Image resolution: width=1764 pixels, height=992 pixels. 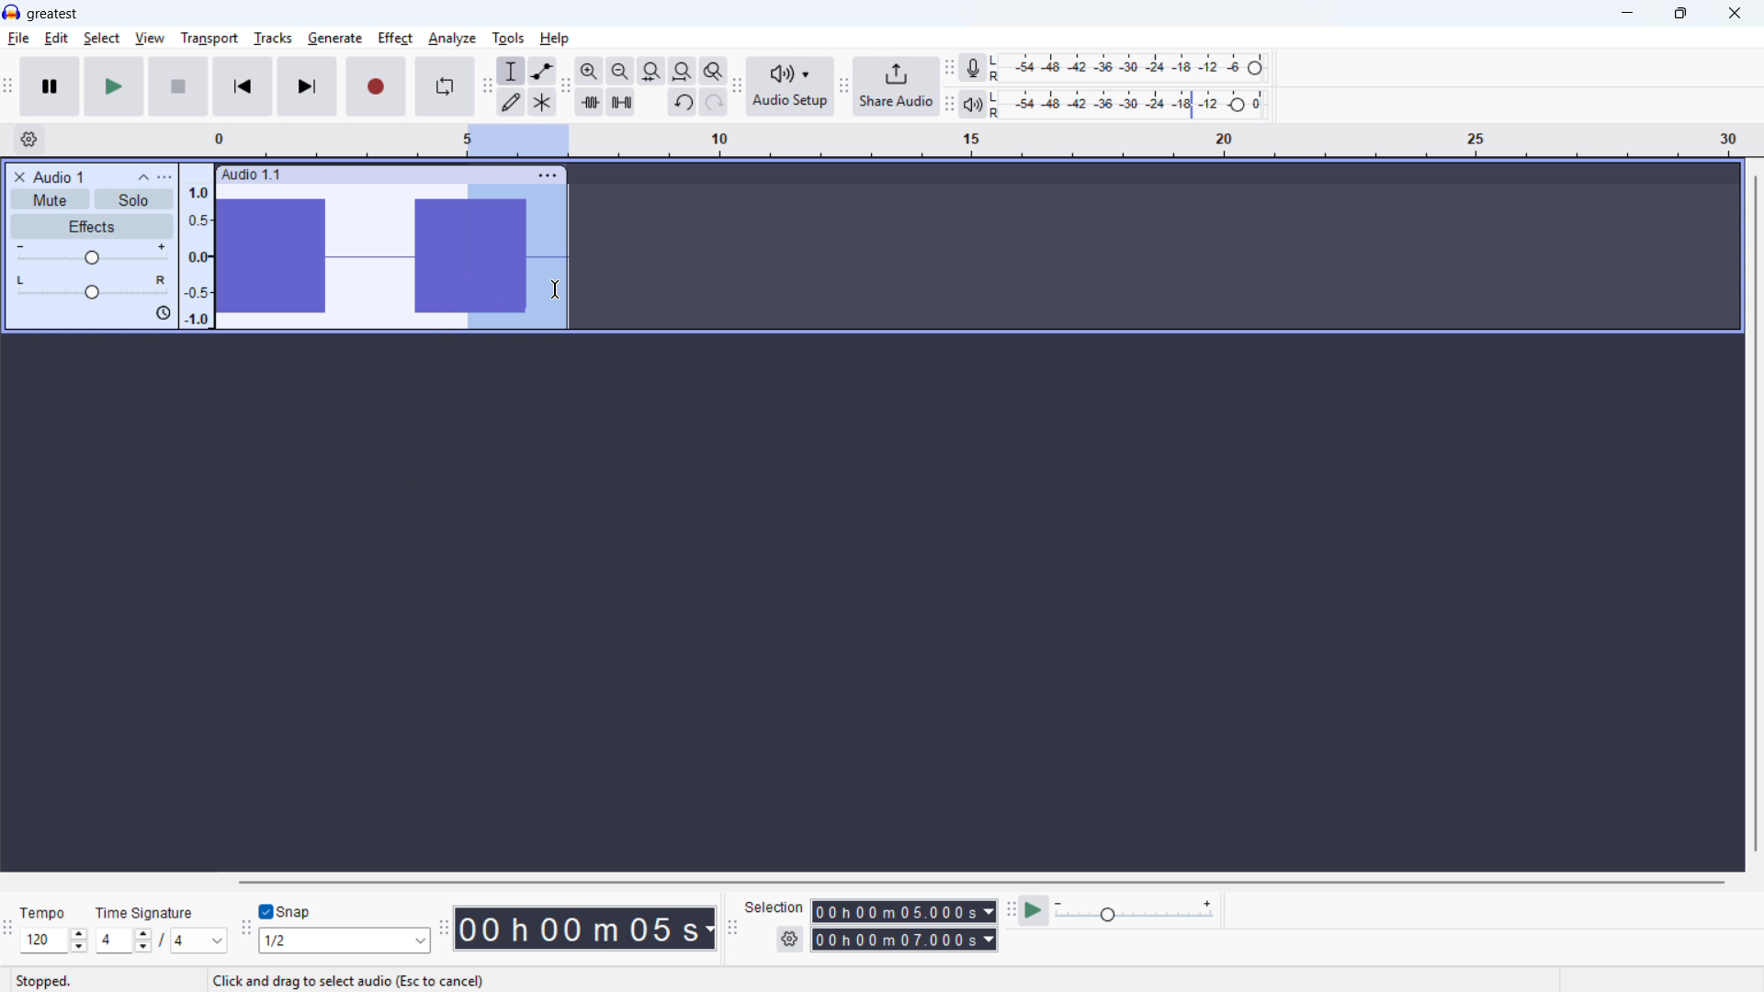 What do you see at coordinates (1133, 105) in the screenshot?
I see `Playback level ` at bounding box center [1133, 105].